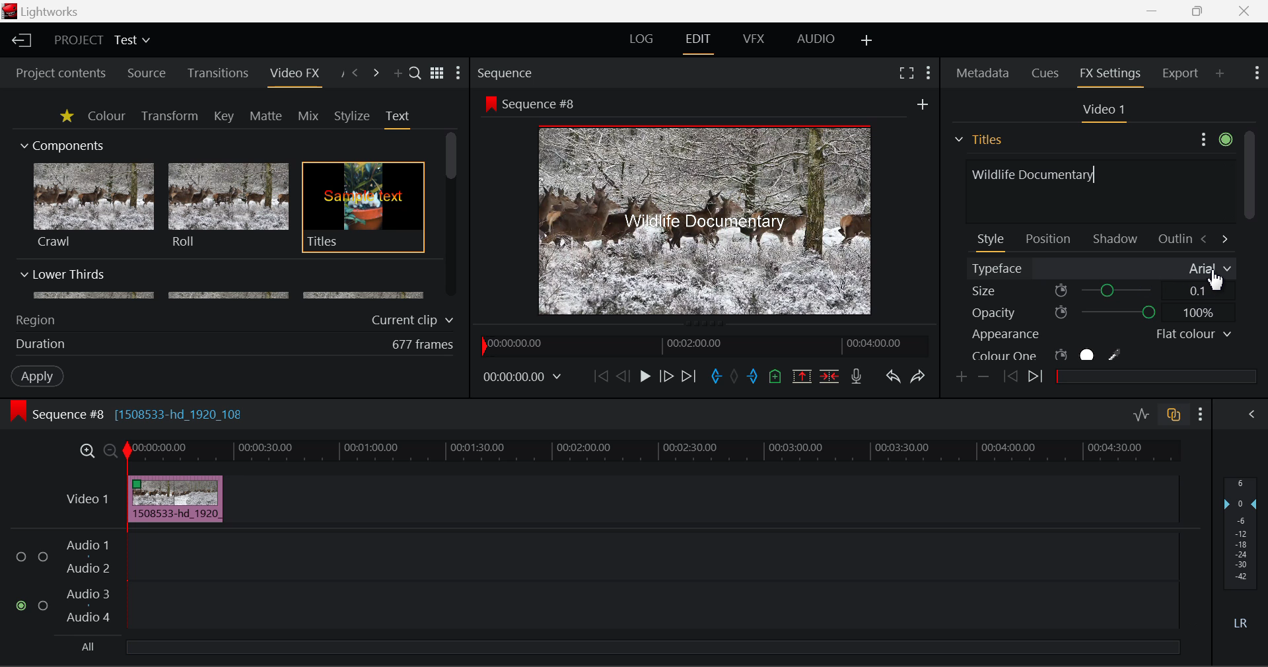 This screenshot has width=1268, height=667. I want to click on checkbox, so click(44, 558).